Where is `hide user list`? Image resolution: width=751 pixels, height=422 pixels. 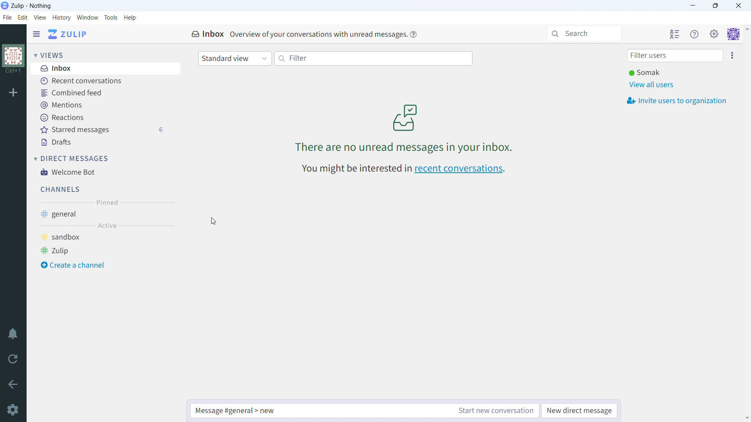 hide user list is located at coordinates (675, 34).